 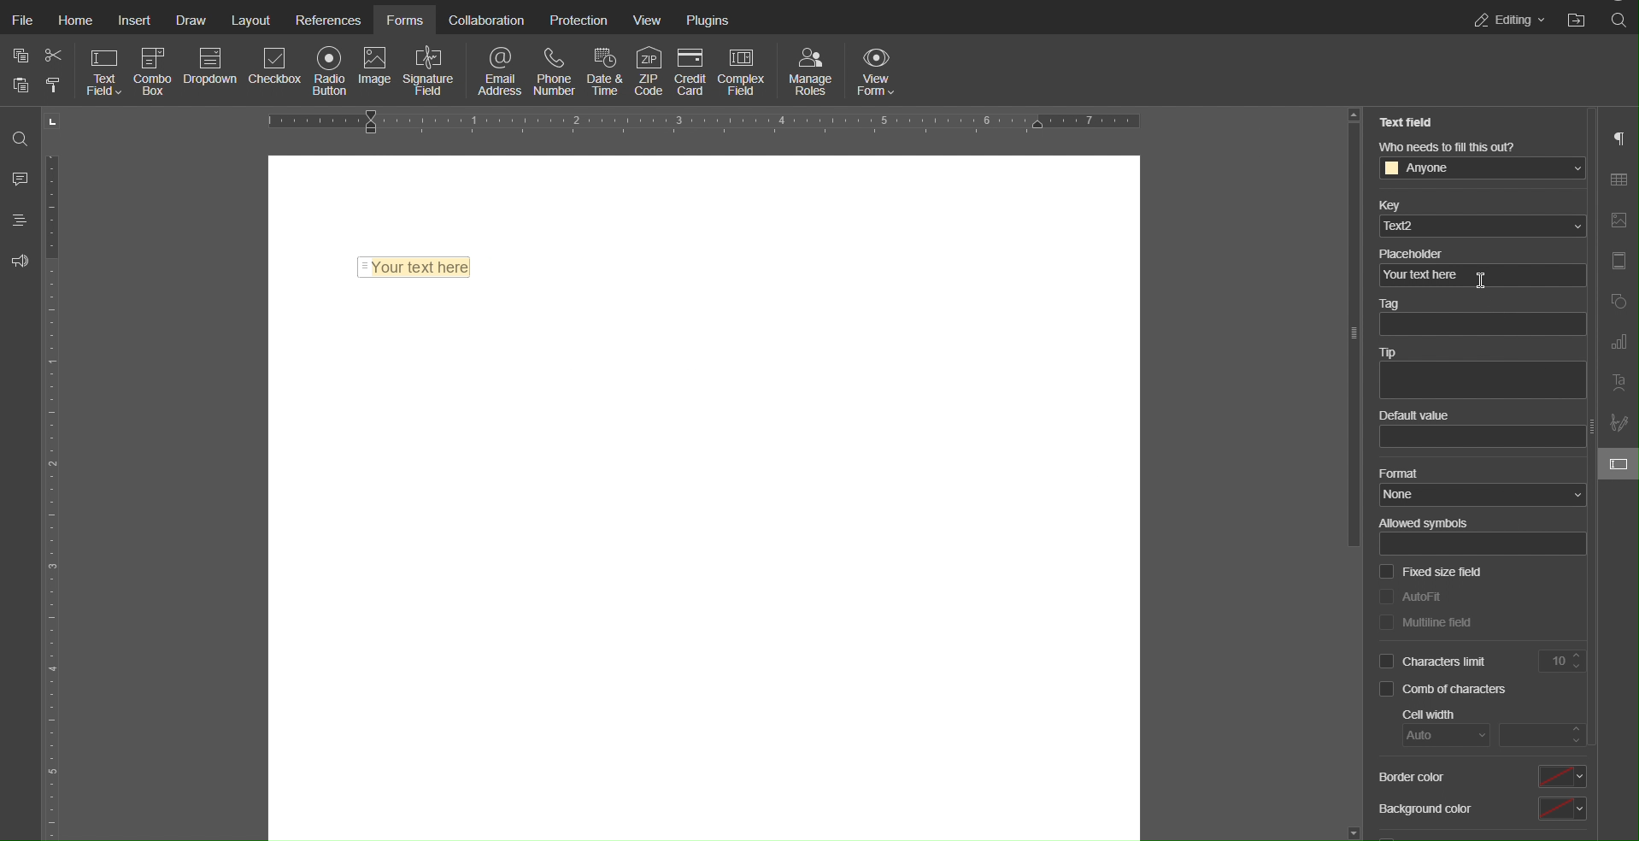 What do you see at coordinates (105, 71) in the screenshot?
I see `Text Field` at bounding box center [105, 71].